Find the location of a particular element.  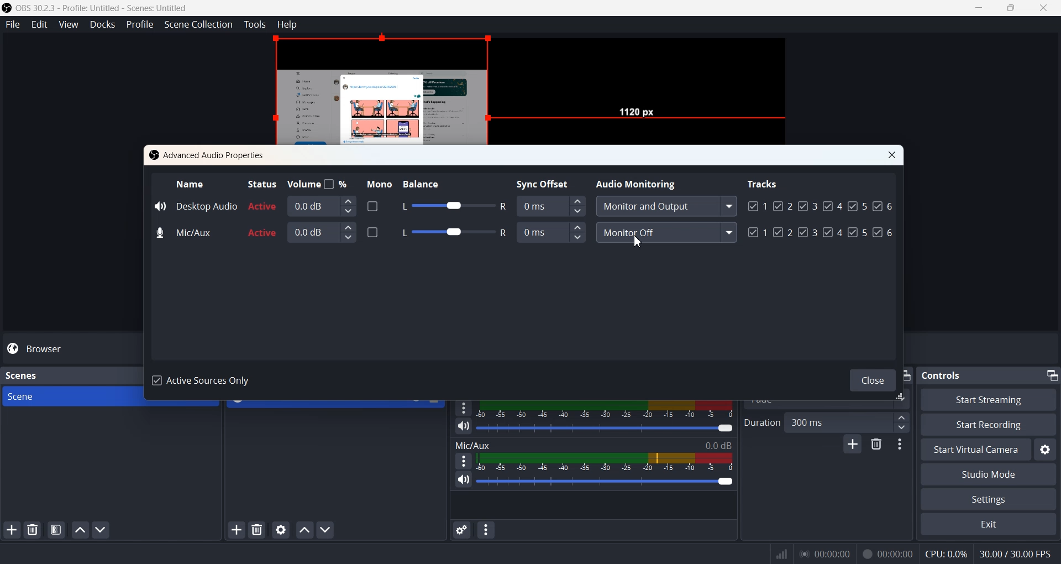

Scenes is located at coordinates (21, 374).